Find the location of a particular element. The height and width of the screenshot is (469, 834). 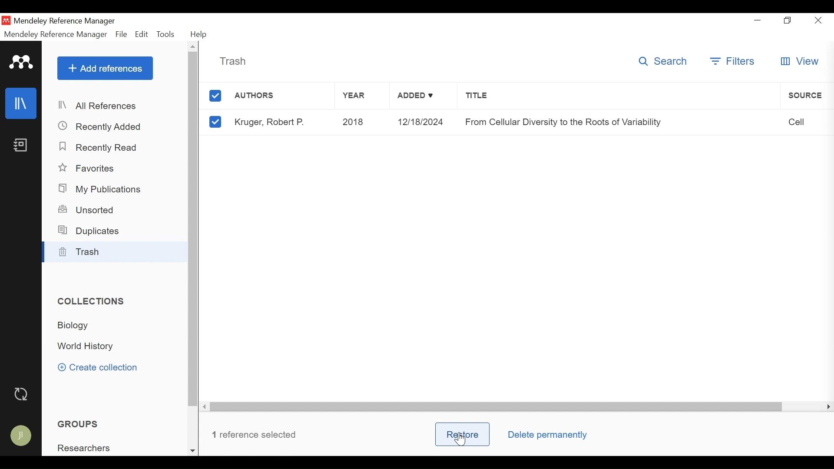

Cursor is located at coordinates (463, 438).